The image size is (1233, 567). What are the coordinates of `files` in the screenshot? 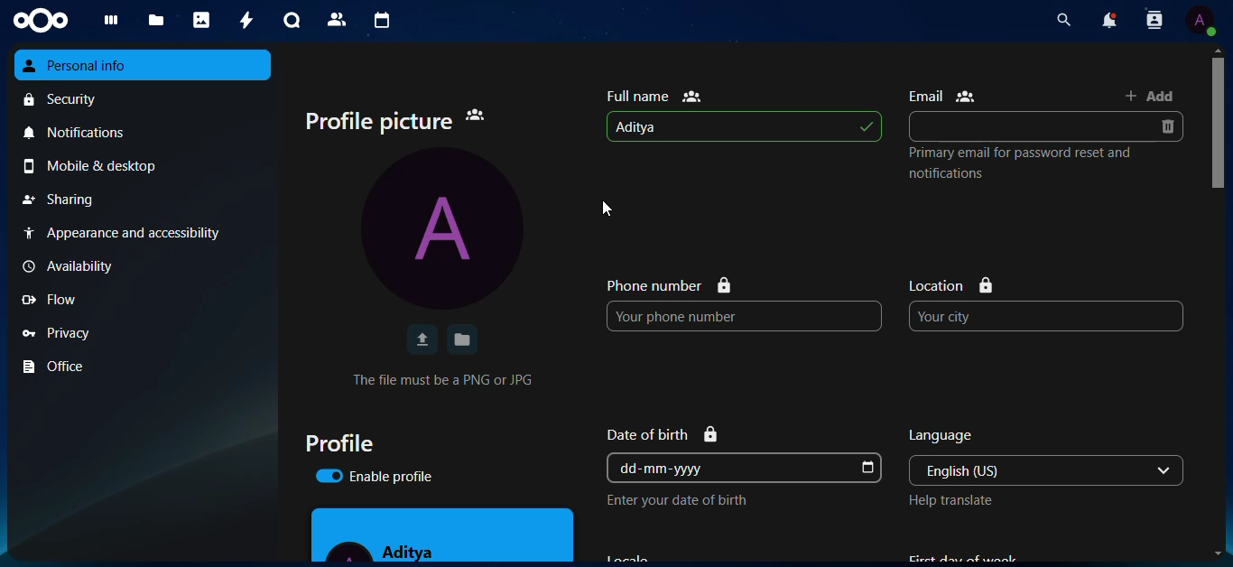 It's located at (153, 22).